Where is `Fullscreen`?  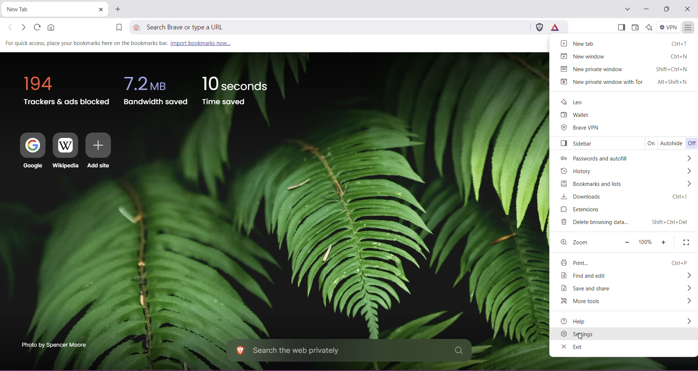 Fullscreen is located at coordinates (686, 242).